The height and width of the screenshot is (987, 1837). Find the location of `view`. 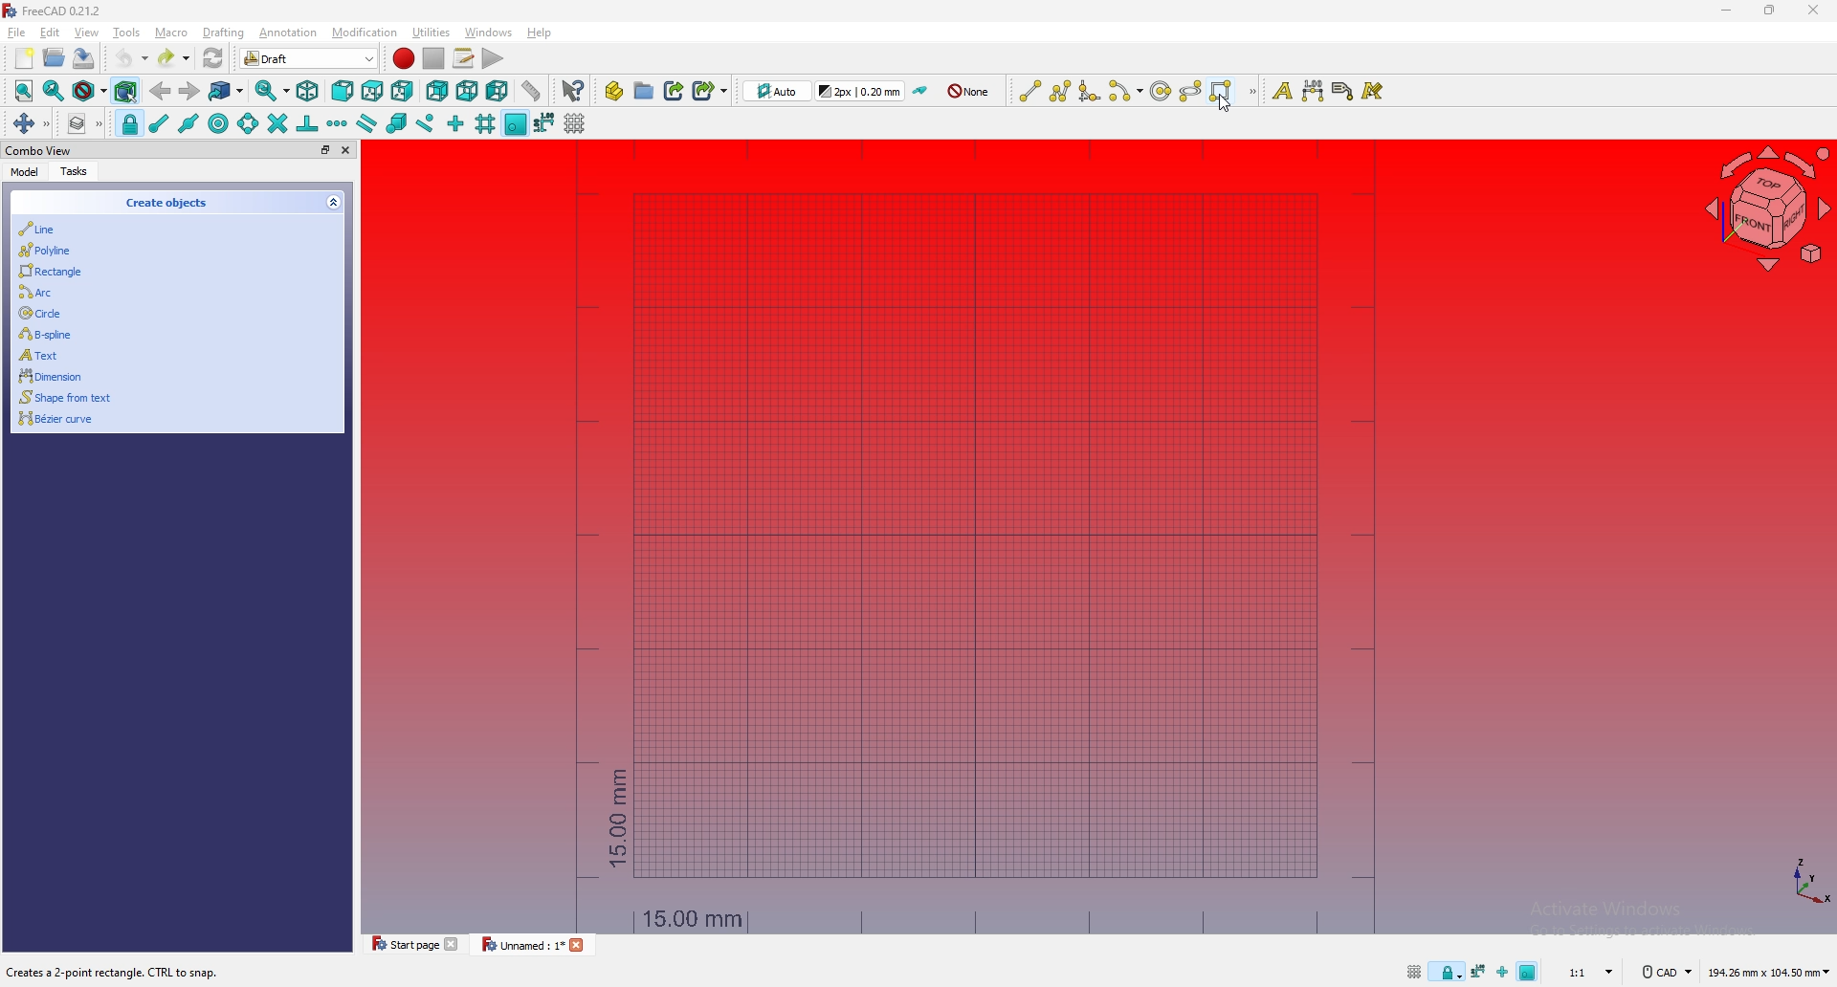

view is located at coordinates (86, 33).